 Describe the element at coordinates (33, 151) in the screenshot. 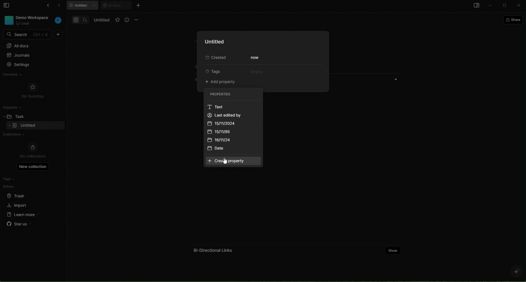

I see `no collections` at that location.